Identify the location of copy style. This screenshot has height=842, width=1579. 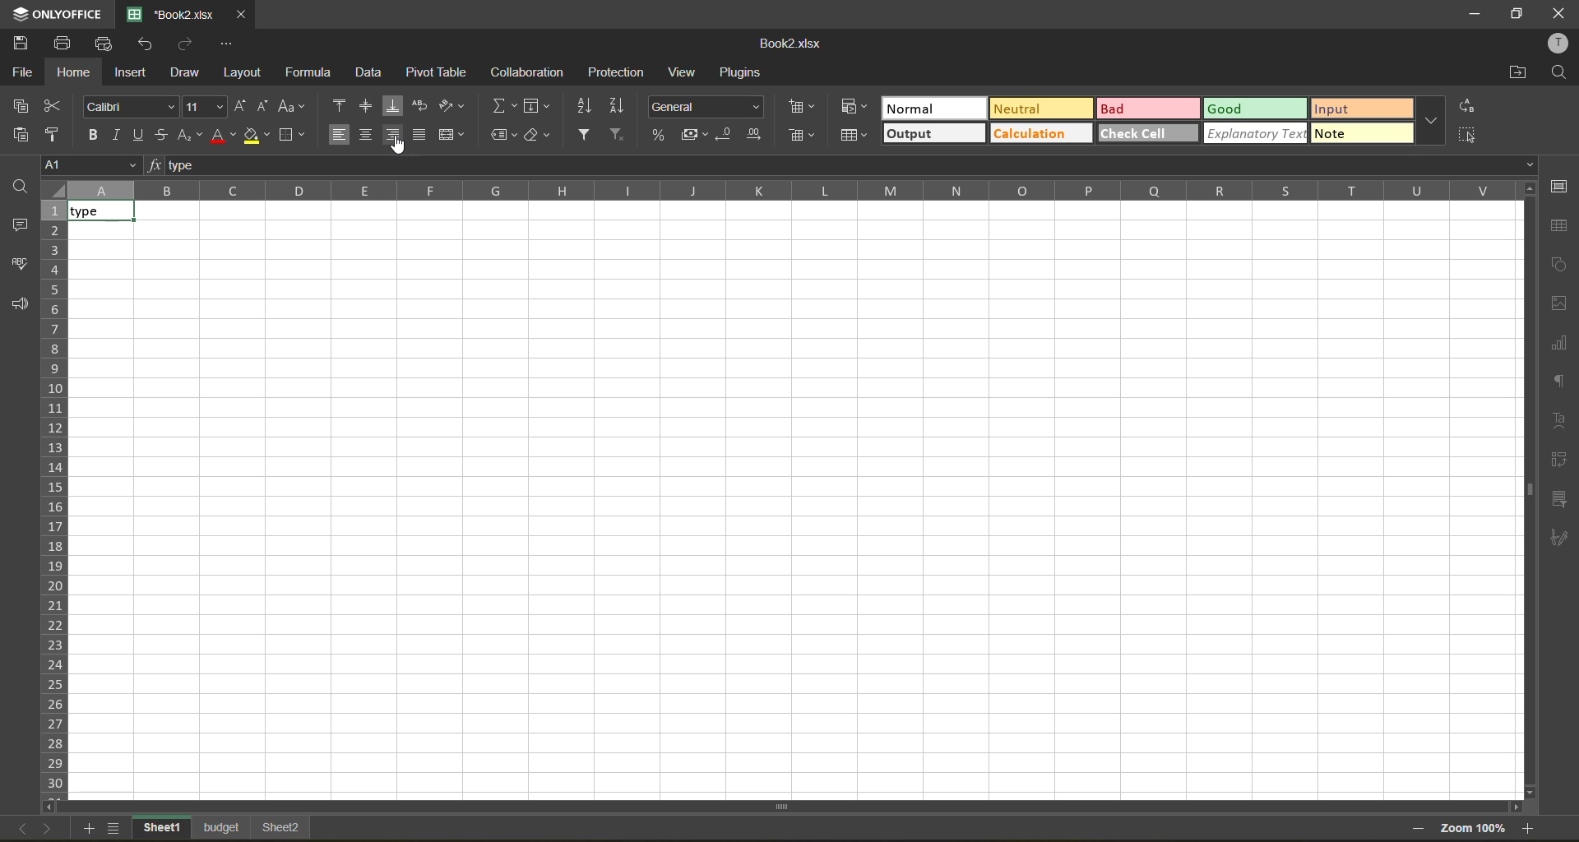
(60, 135).